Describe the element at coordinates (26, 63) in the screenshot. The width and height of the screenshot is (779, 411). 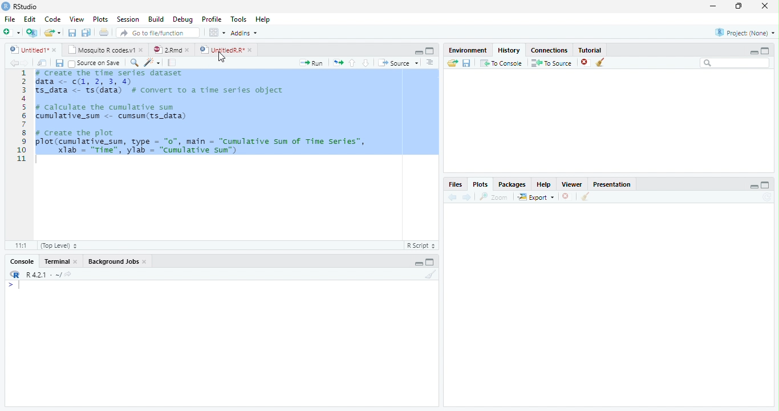
I see `Next` at that location.